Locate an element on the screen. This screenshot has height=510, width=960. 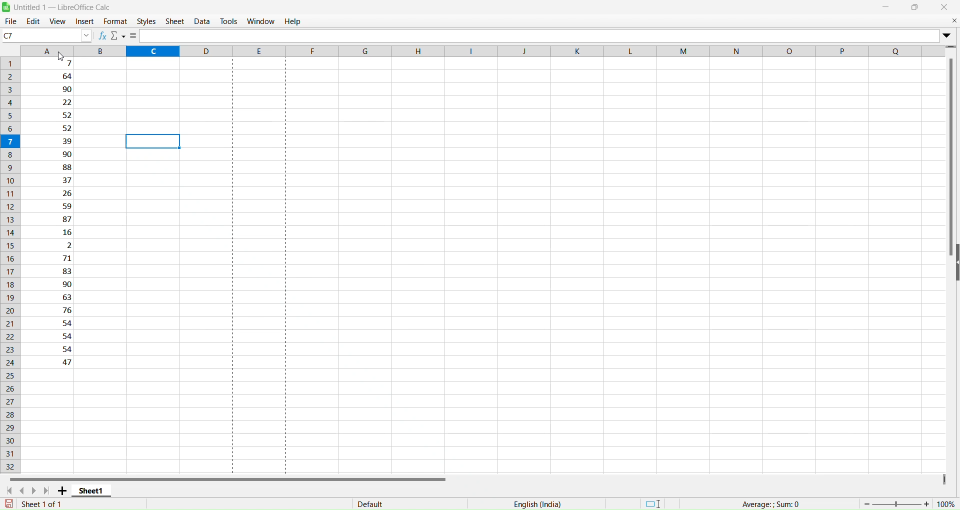
Format is located at coordinates (115, 21).